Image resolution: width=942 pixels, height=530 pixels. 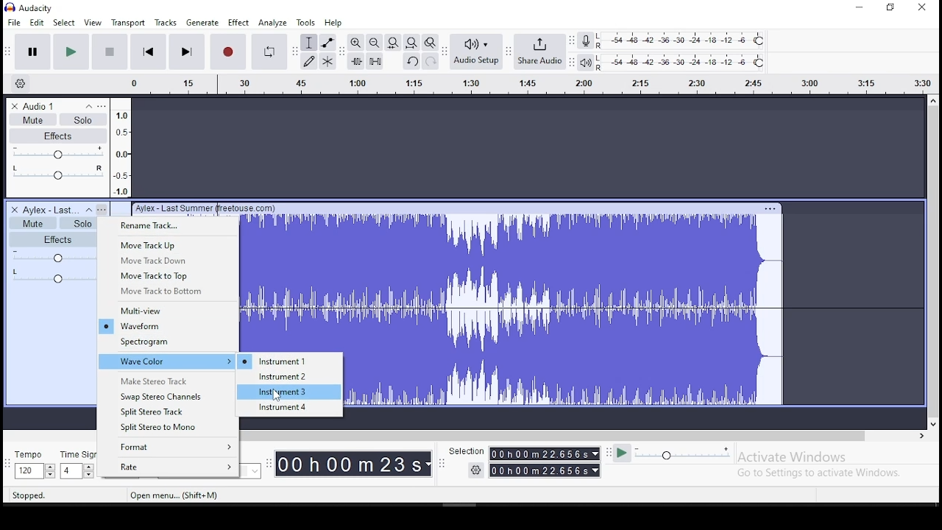 I want to click on undo, so click(x=411, y=60).